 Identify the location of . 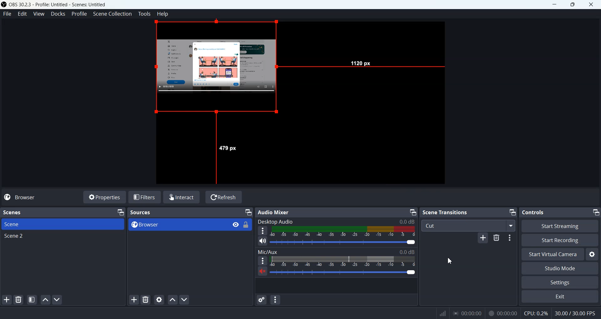
(468, 313).